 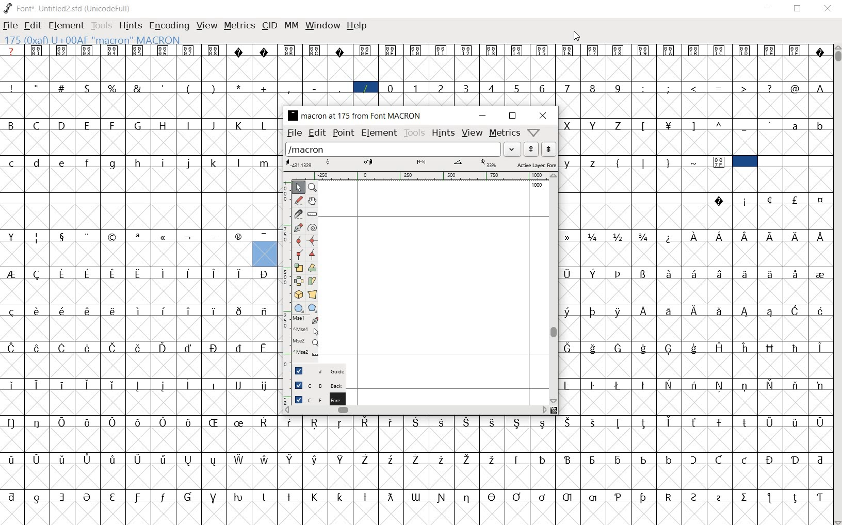 What do you see at coordinates (820, 421) in the screenshot?
I see `Symbol` at bounding box center [820, 421].